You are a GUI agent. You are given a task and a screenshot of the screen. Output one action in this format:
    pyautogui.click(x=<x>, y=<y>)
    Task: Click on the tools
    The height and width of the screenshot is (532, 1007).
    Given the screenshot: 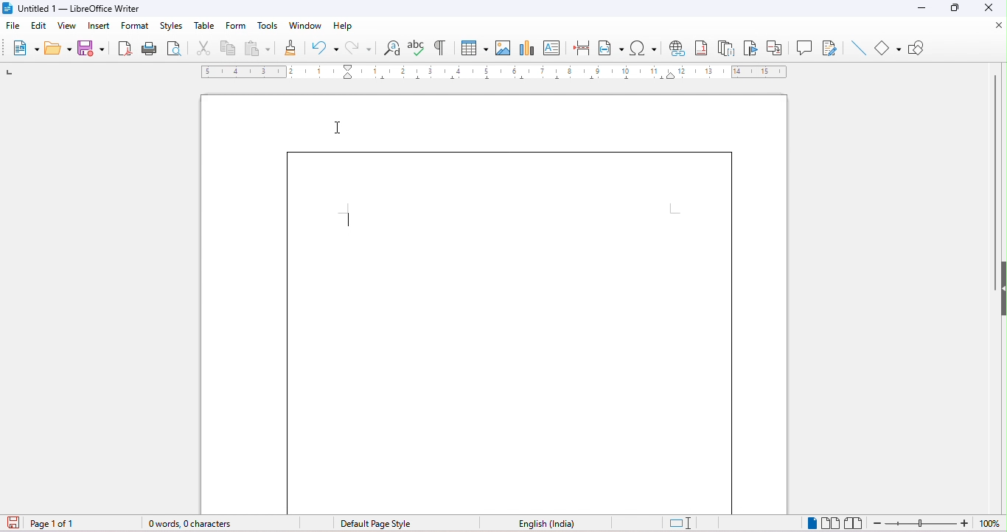 What is the action you would take?
    pyautogui.click(x=267, y=27)
    